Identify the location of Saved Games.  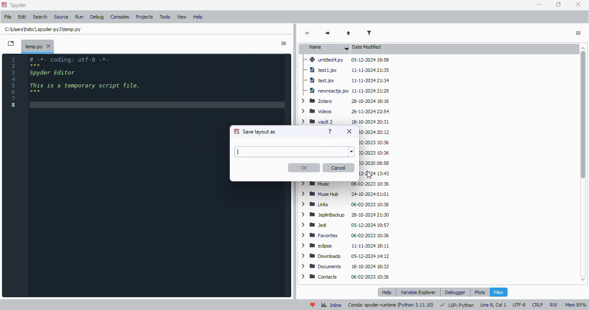
(374, 153).